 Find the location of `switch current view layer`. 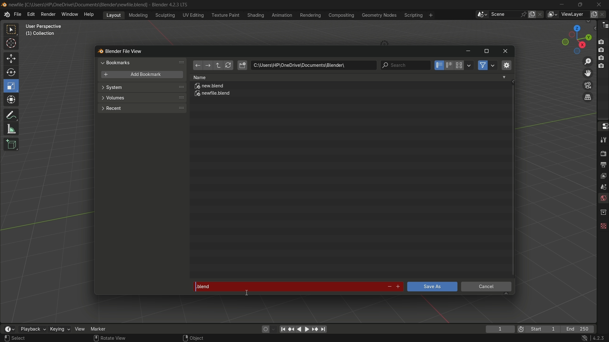

switch current view layer is located at coordinates (588, 98).